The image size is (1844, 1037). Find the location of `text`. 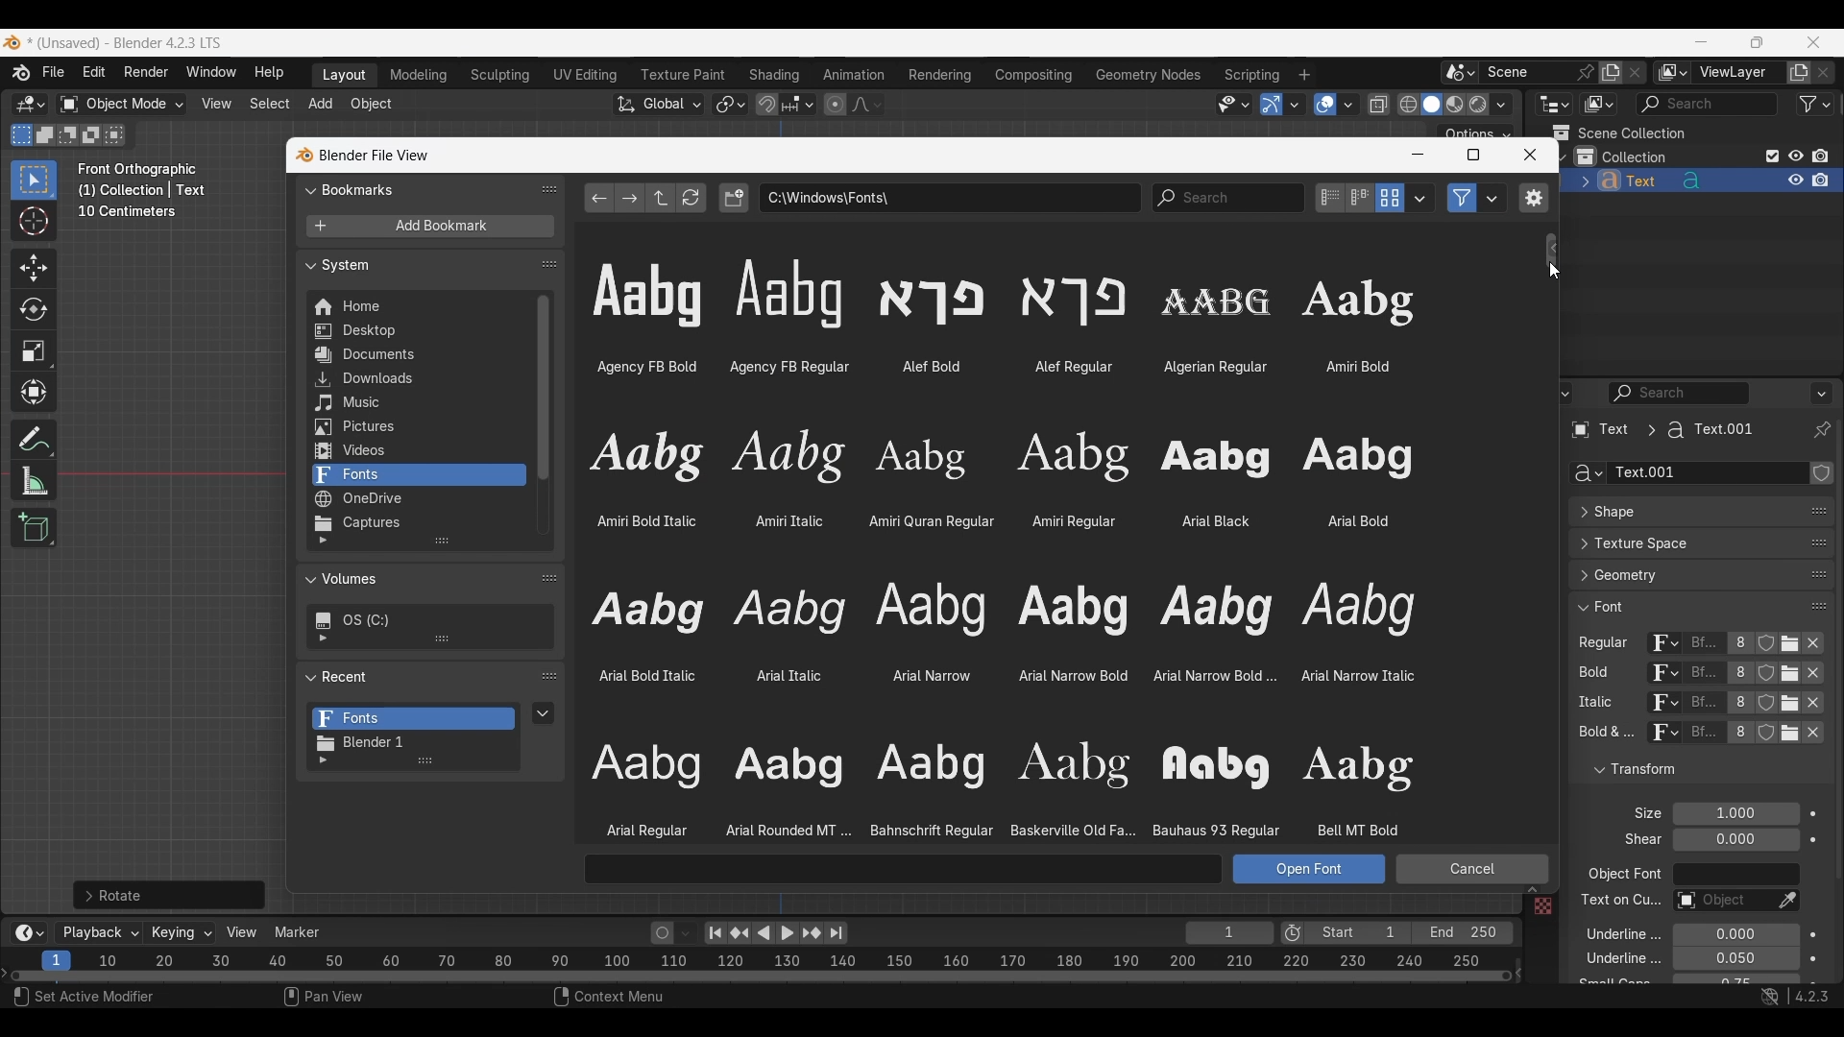

text is located at coordinates (1603, 735).